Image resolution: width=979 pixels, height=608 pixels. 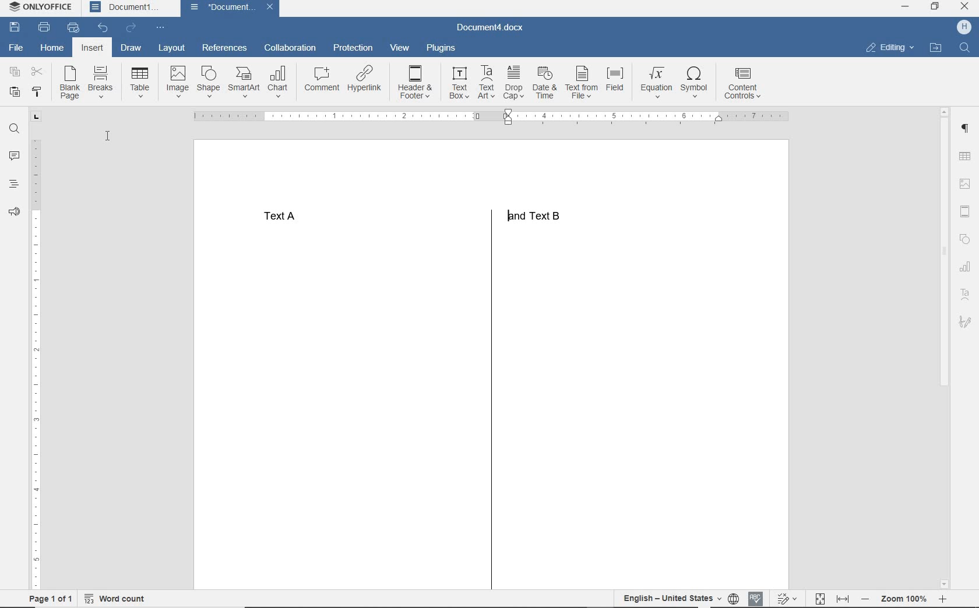 I want to click on FIT TO WIDTH, so click(x=844, y=598).